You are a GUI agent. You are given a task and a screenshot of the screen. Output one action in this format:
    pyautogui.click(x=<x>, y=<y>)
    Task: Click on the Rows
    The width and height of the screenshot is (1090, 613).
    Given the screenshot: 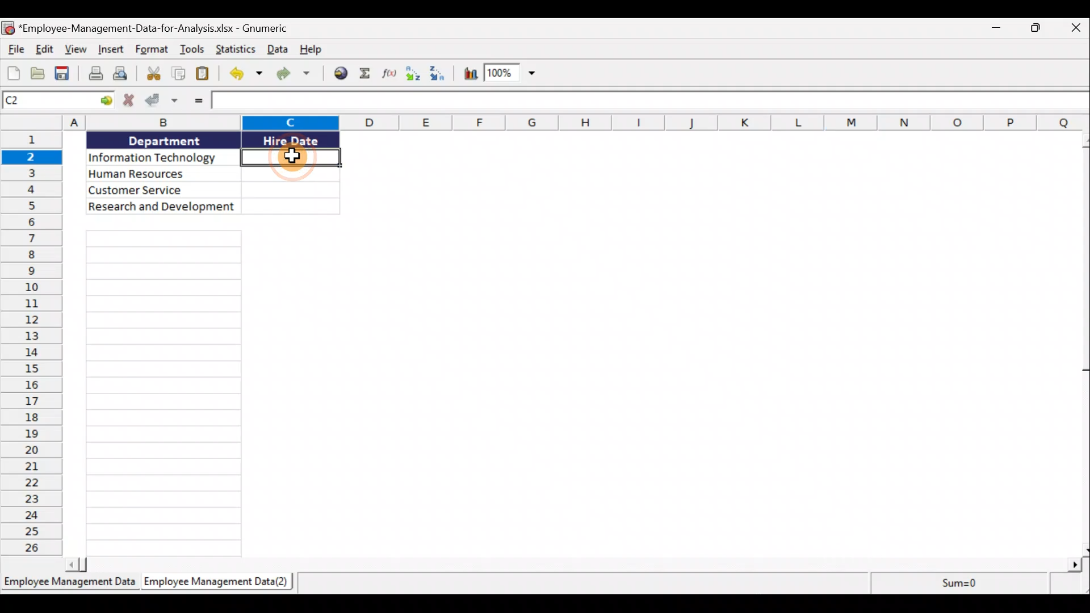 What is the action you would take?
    pyautogui.click(x=32, y=343)
    